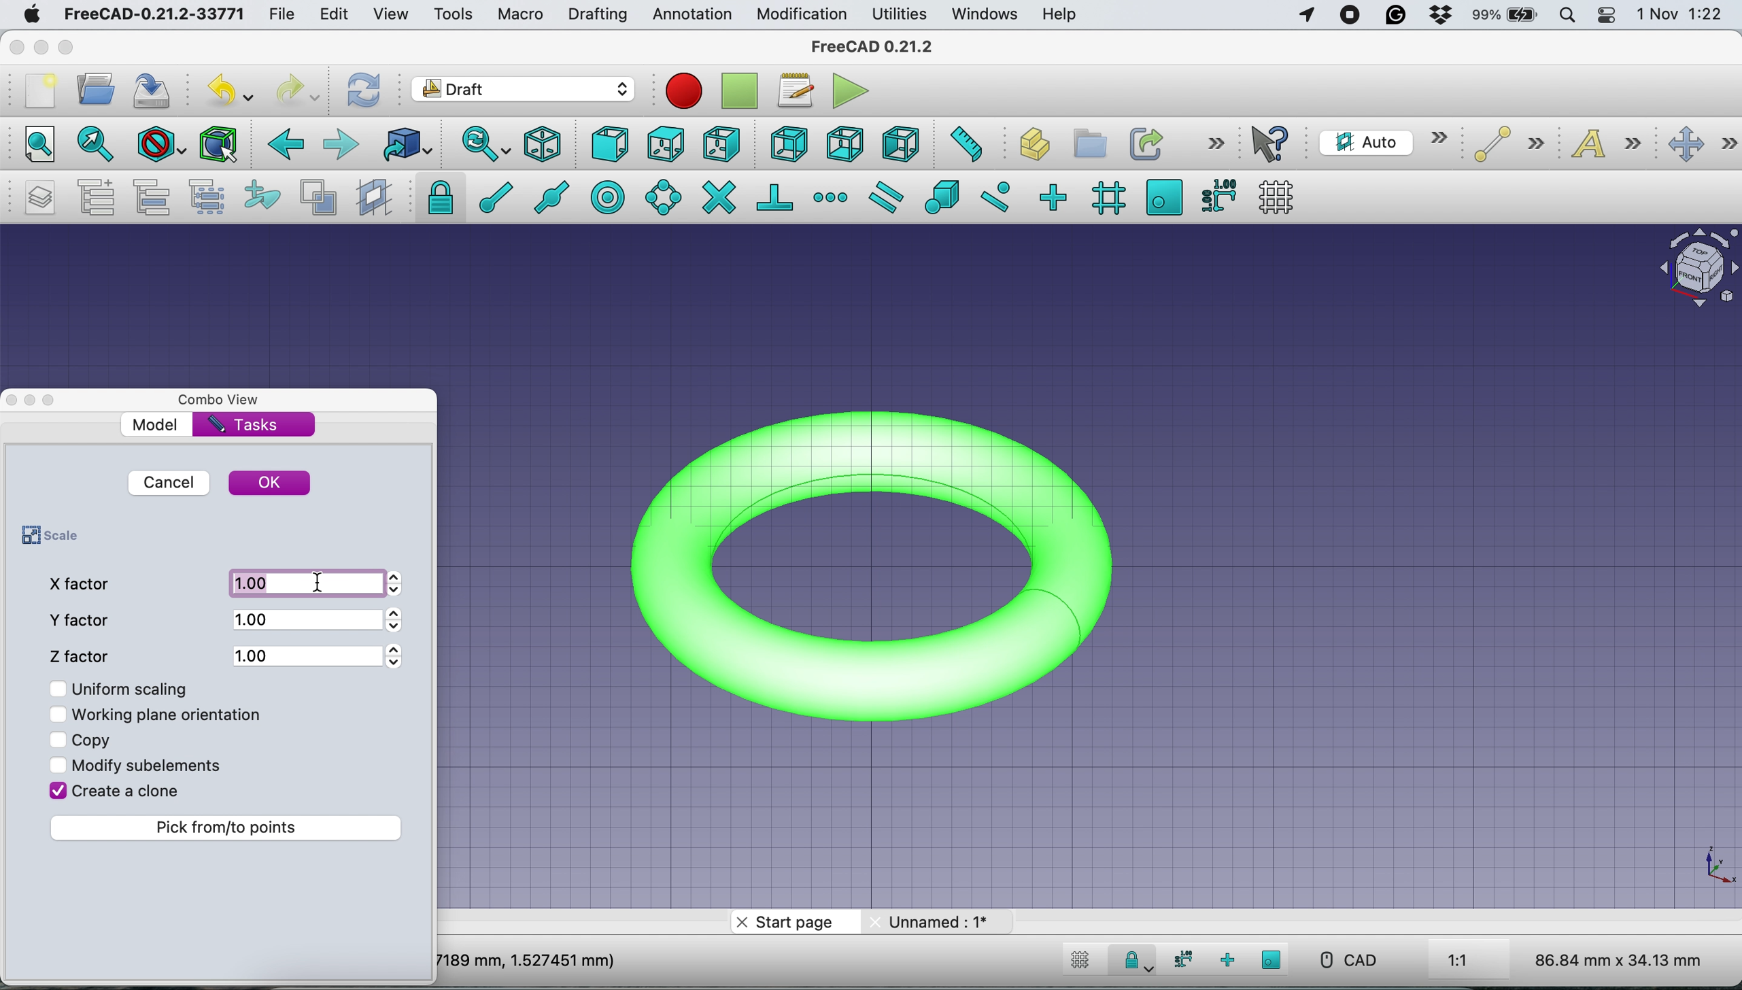 The image size is (1742, 990). I want to click on open, so click(95, 92).